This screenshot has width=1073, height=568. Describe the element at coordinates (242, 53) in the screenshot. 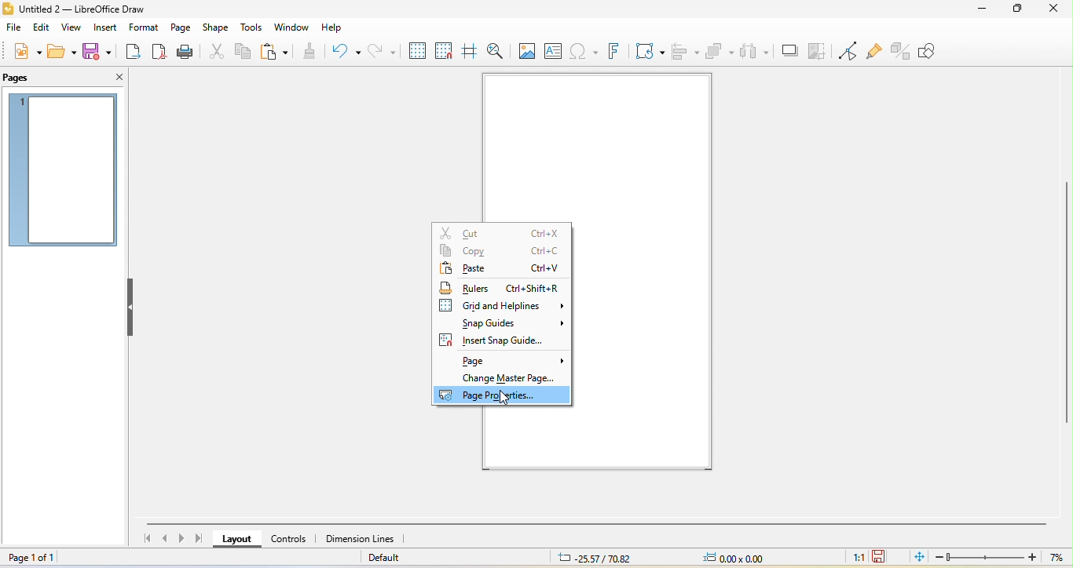

I see `copy` at that location.